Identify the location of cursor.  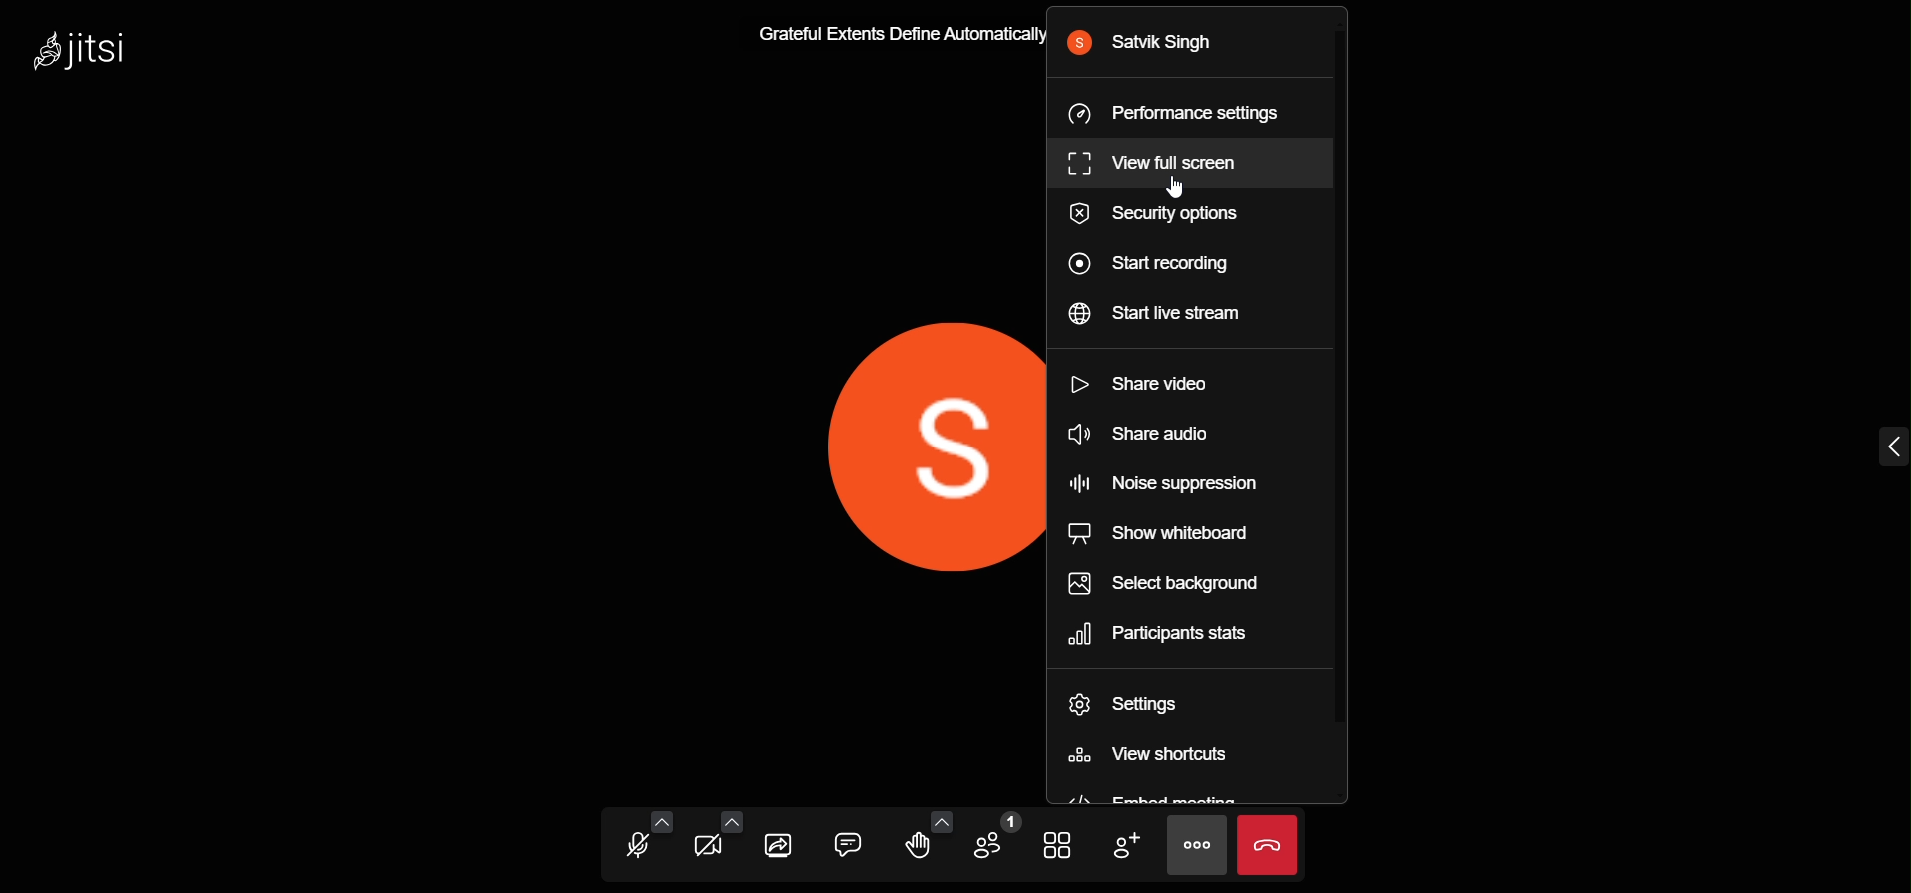
(1175, 190).